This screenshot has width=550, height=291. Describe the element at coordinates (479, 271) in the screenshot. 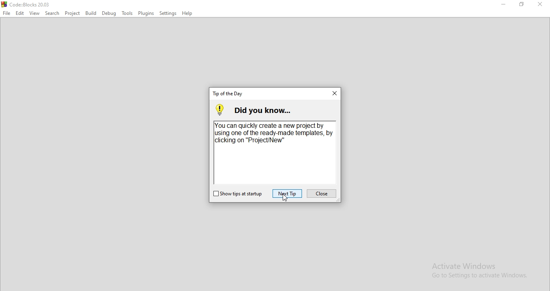

I see `Activate Windows` at that location.